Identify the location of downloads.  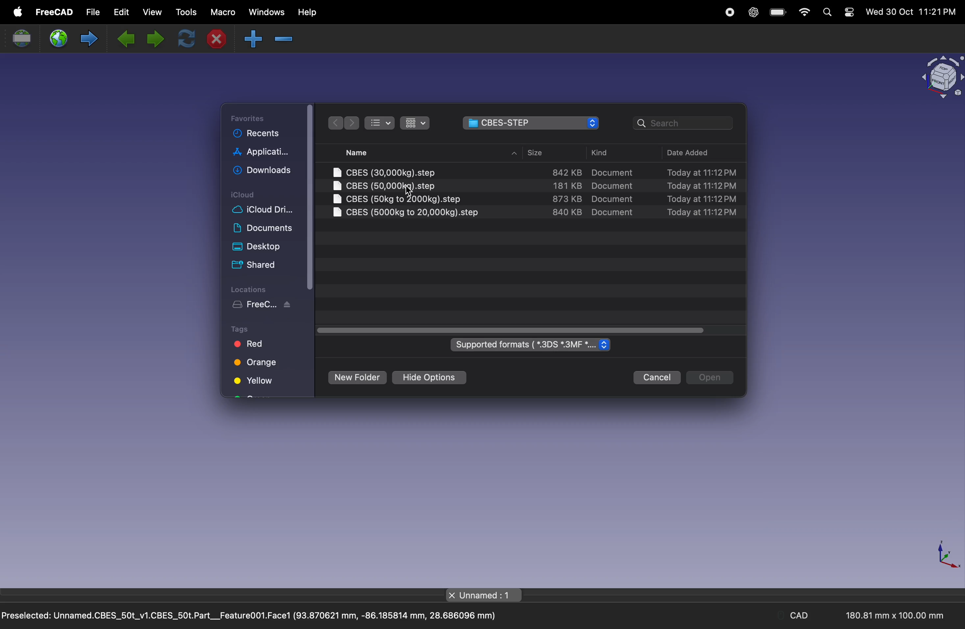
(261, 169).